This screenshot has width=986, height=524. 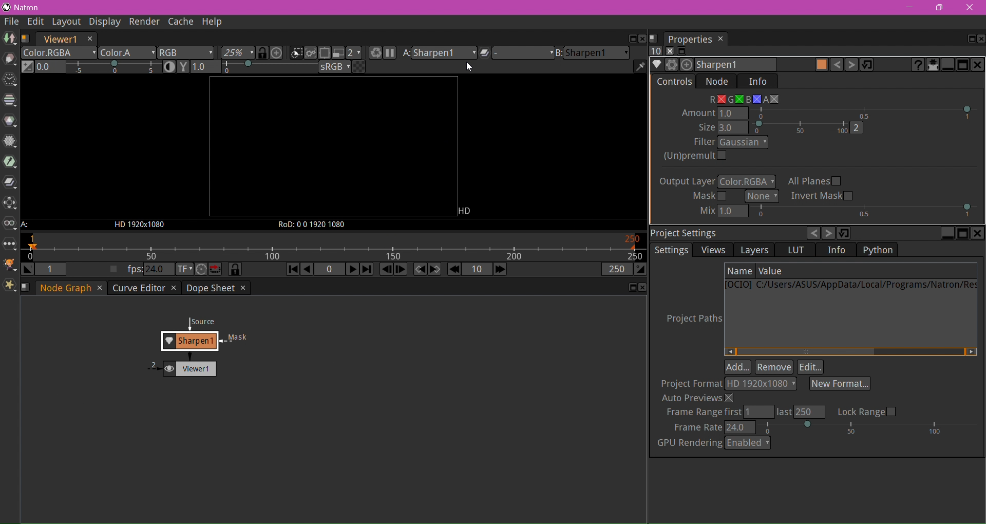 What do you see at coordinates (882, 250) in the screenshot?
I see `Python` at bounding box center [882, 250].